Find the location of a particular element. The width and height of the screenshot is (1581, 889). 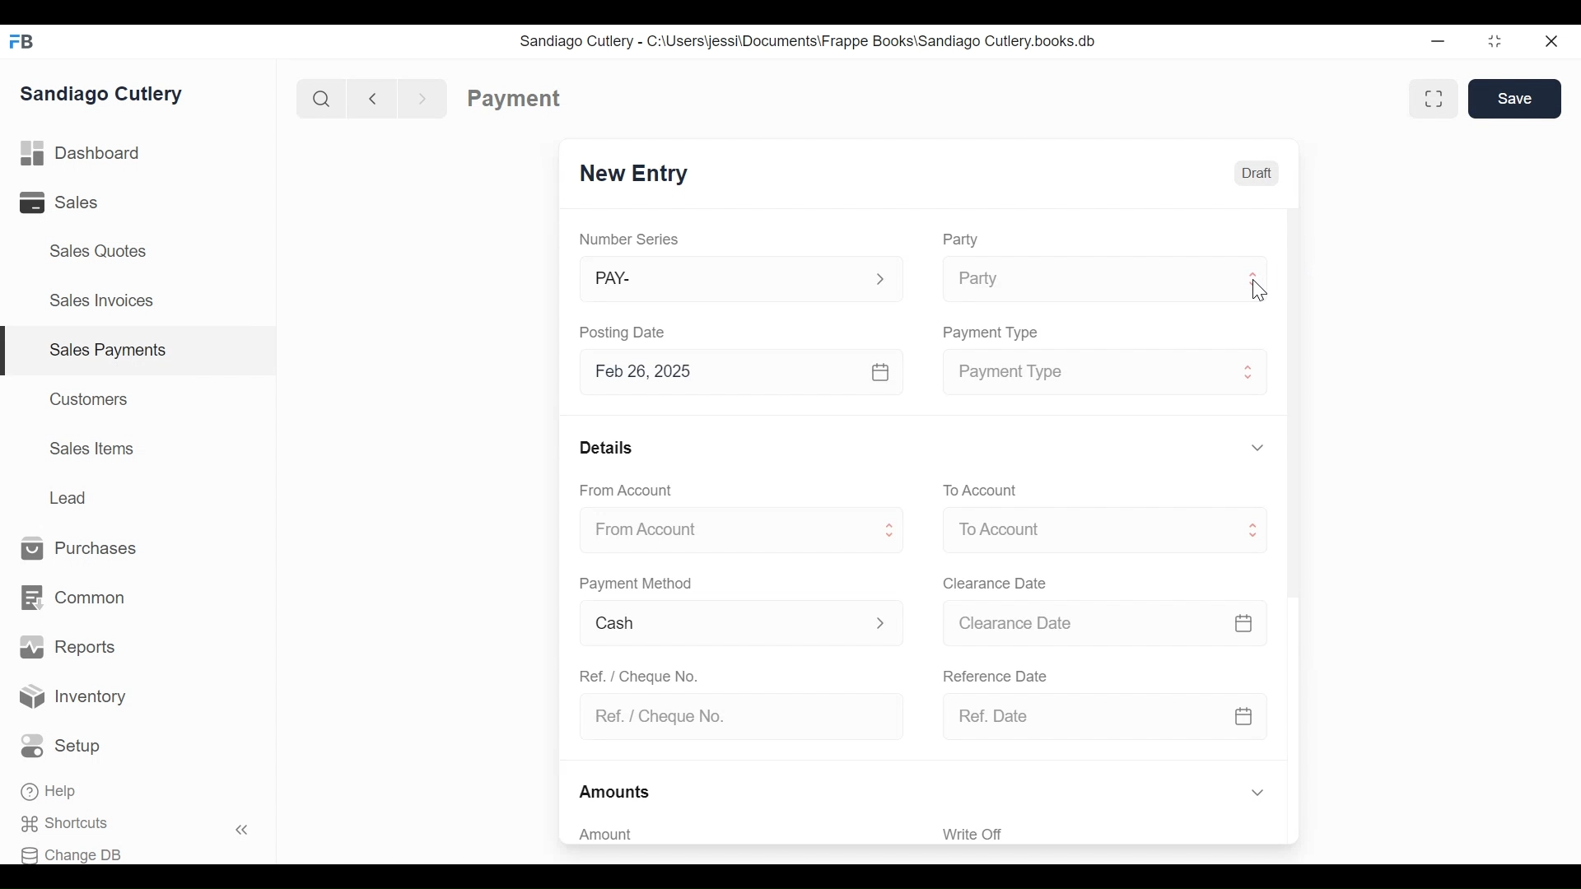

Toggle form and full width  is located at coordinates (1439, 95).